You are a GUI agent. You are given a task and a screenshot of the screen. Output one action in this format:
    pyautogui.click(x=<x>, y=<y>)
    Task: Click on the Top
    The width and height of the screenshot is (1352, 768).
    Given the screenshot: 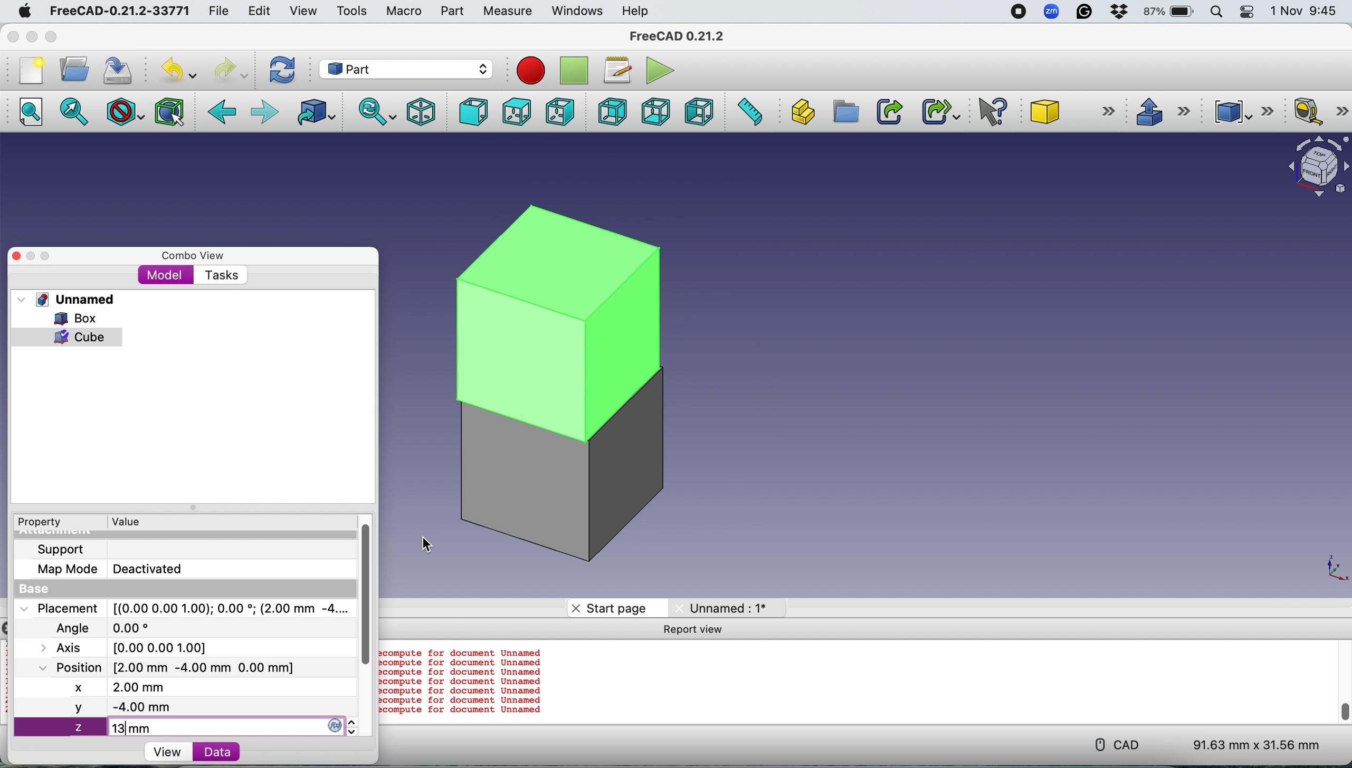 What is the action you would take?
    pyautogui.click(x=516, y=112)
    